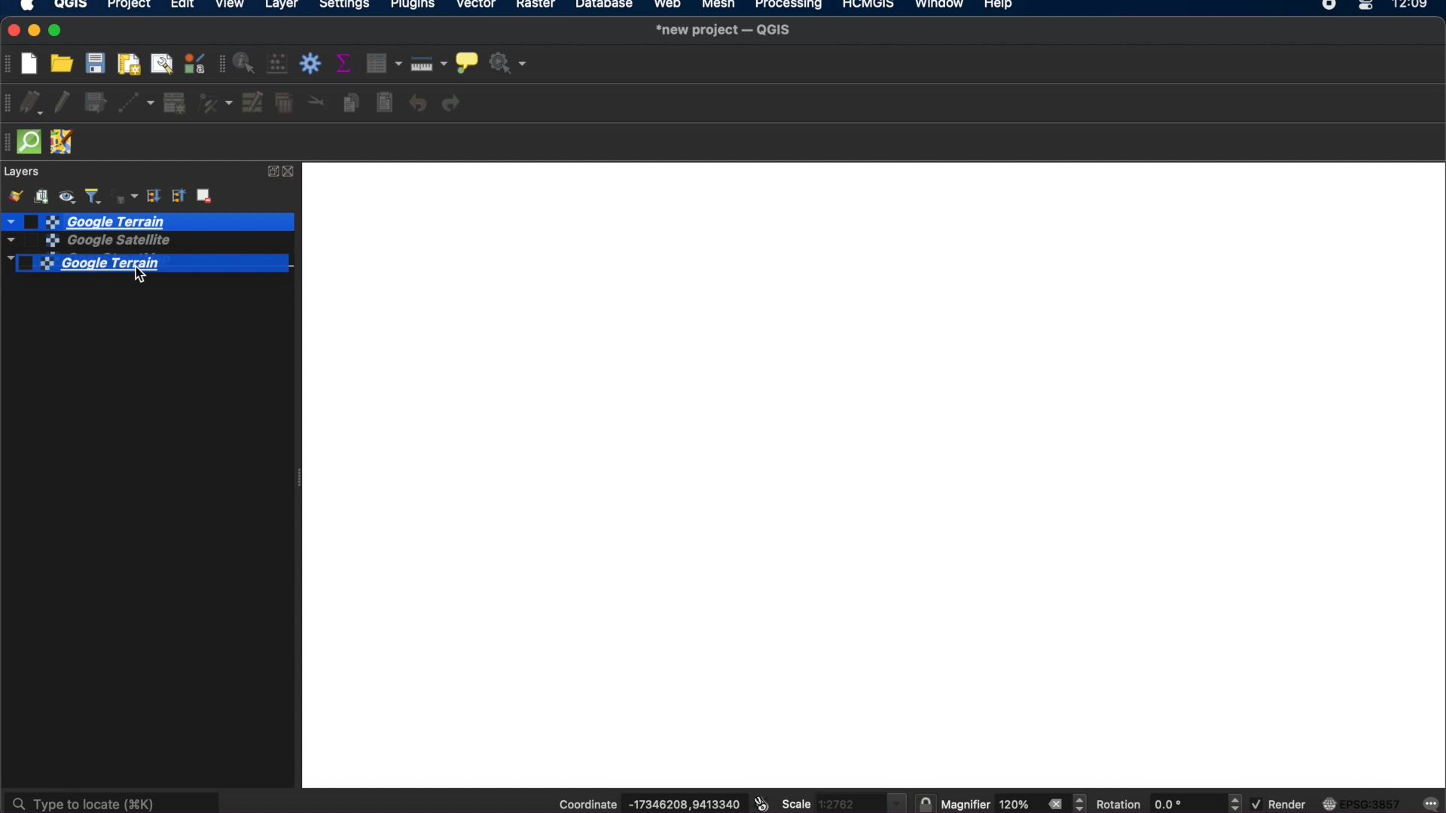 The height and width of the screenshot is (813, 1446). Describe the element at coordinates (96, 104) in the screenshot. I see `save layer edits` at that location.